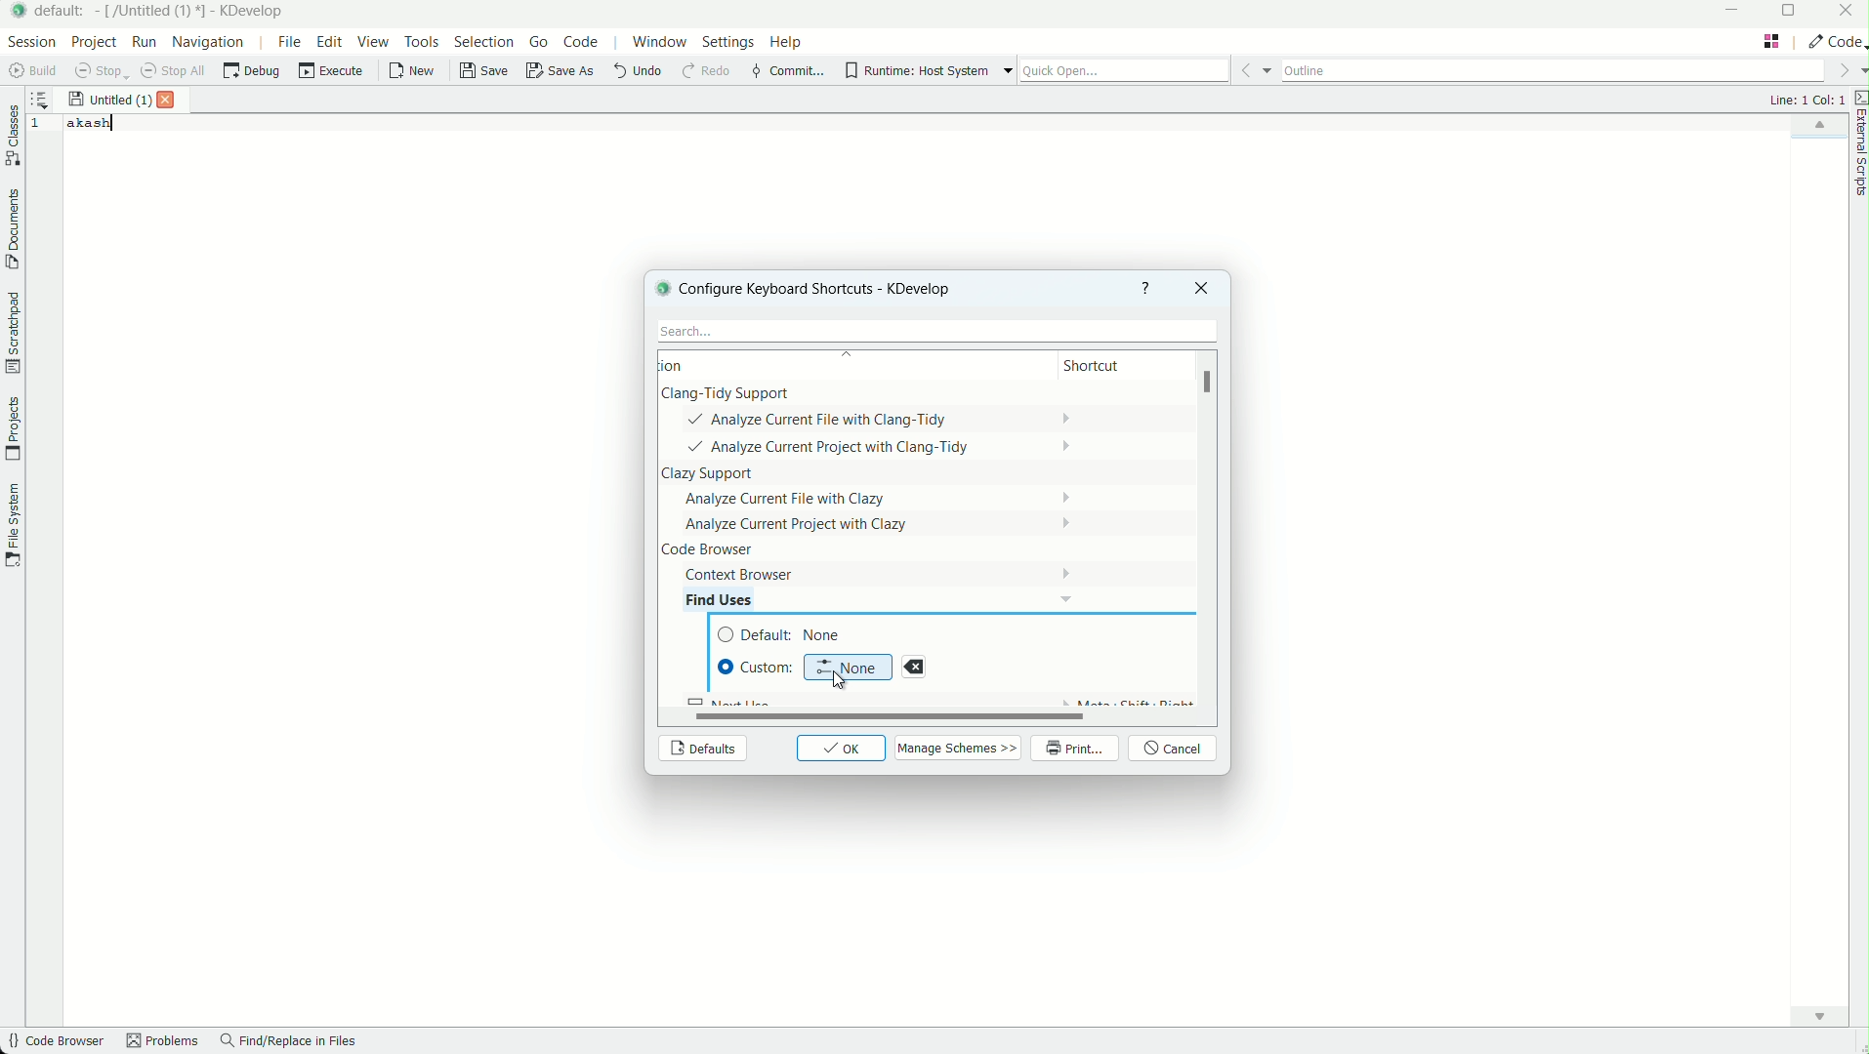 The width and height of the screenshot is (1869, 1054). Describe the element at coordinates (1733, 12) in the screenshot. I see `minimize` at that location.